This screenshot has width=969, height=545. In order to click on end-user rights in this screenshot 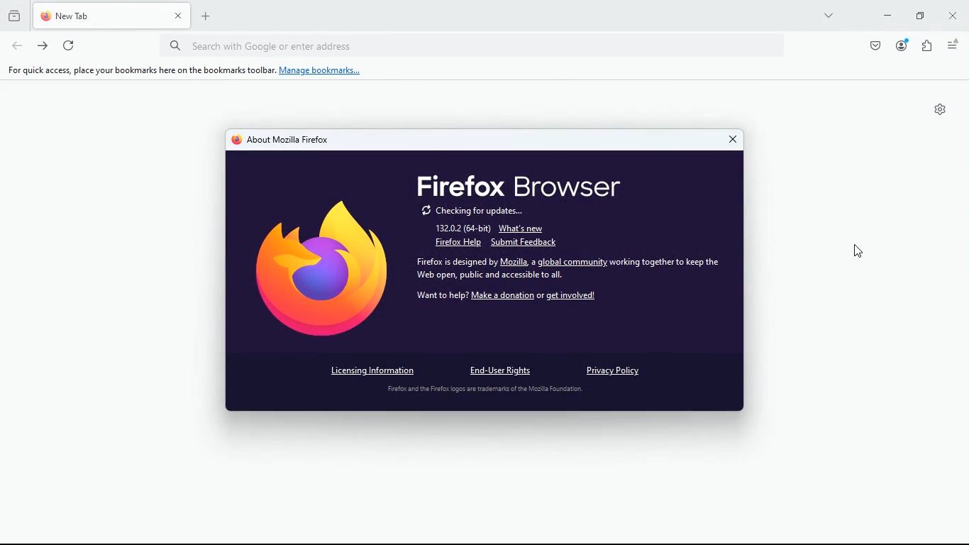, I will do `click(501, 368)`.